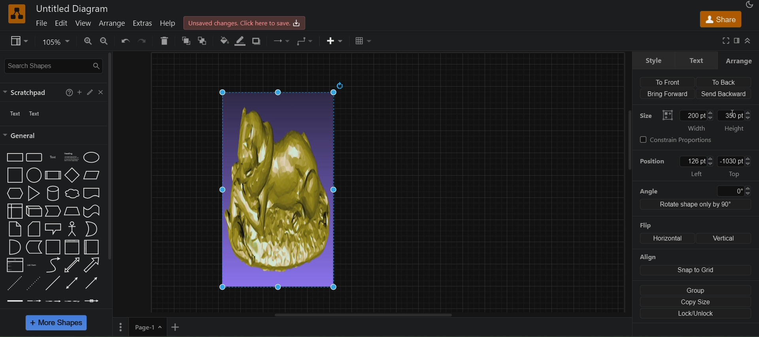  I want to click on page 1, so click(149, 328).